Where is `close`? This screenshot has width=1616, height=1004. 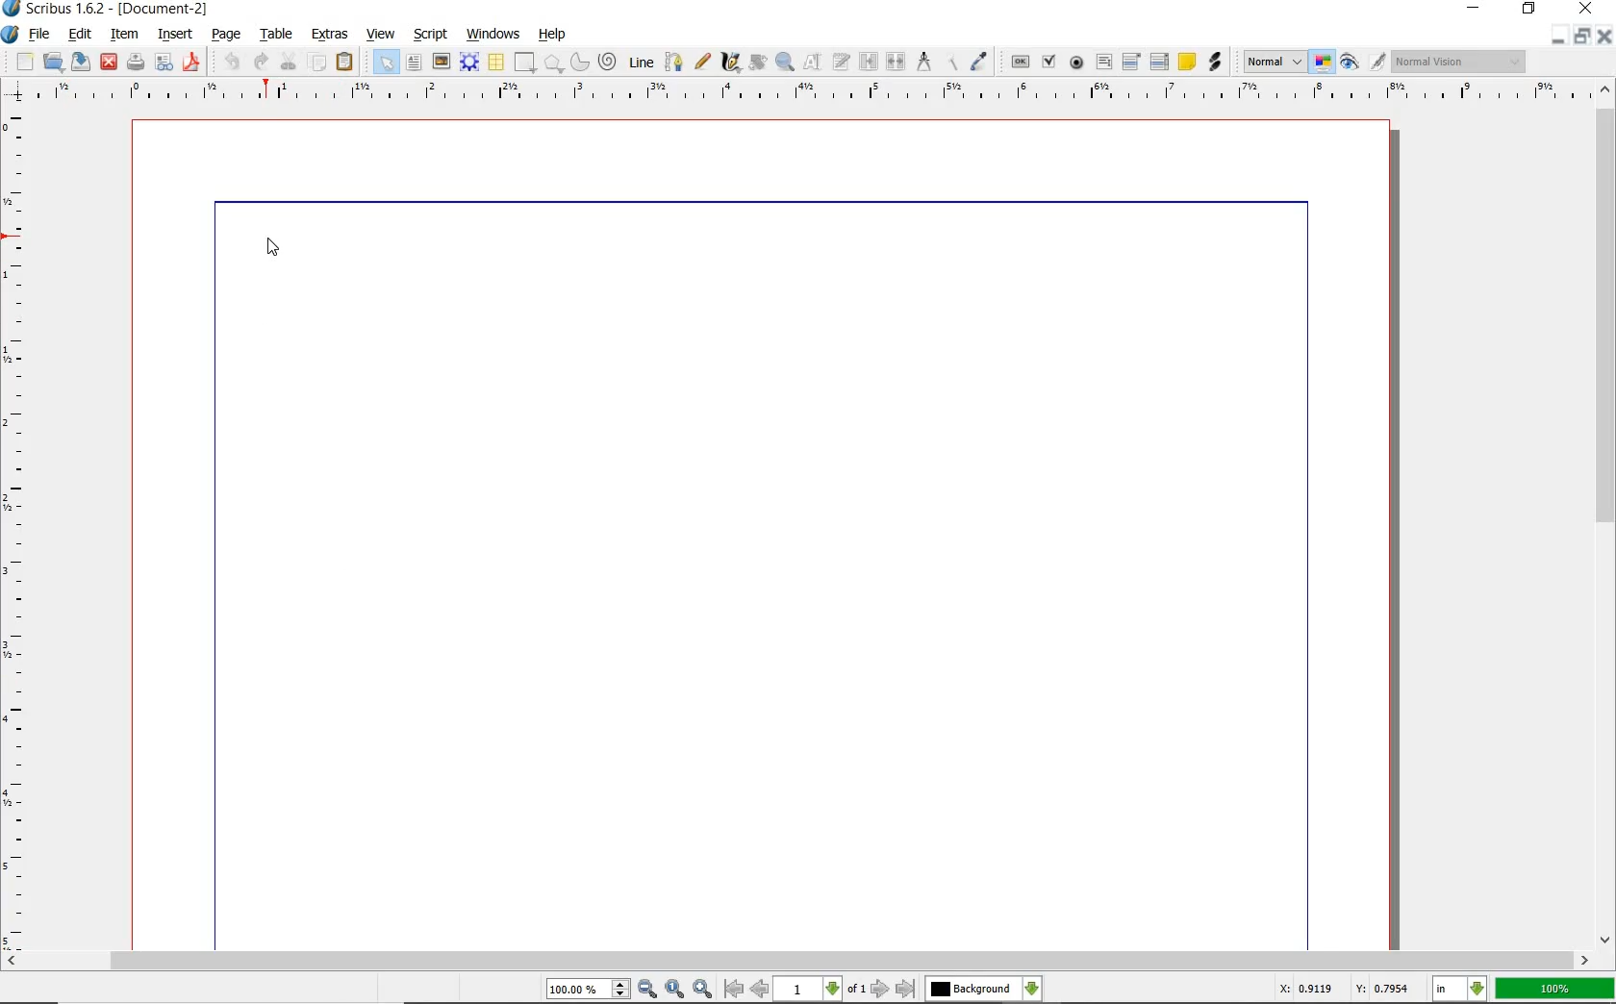
close is located at coordinates (108, 63).